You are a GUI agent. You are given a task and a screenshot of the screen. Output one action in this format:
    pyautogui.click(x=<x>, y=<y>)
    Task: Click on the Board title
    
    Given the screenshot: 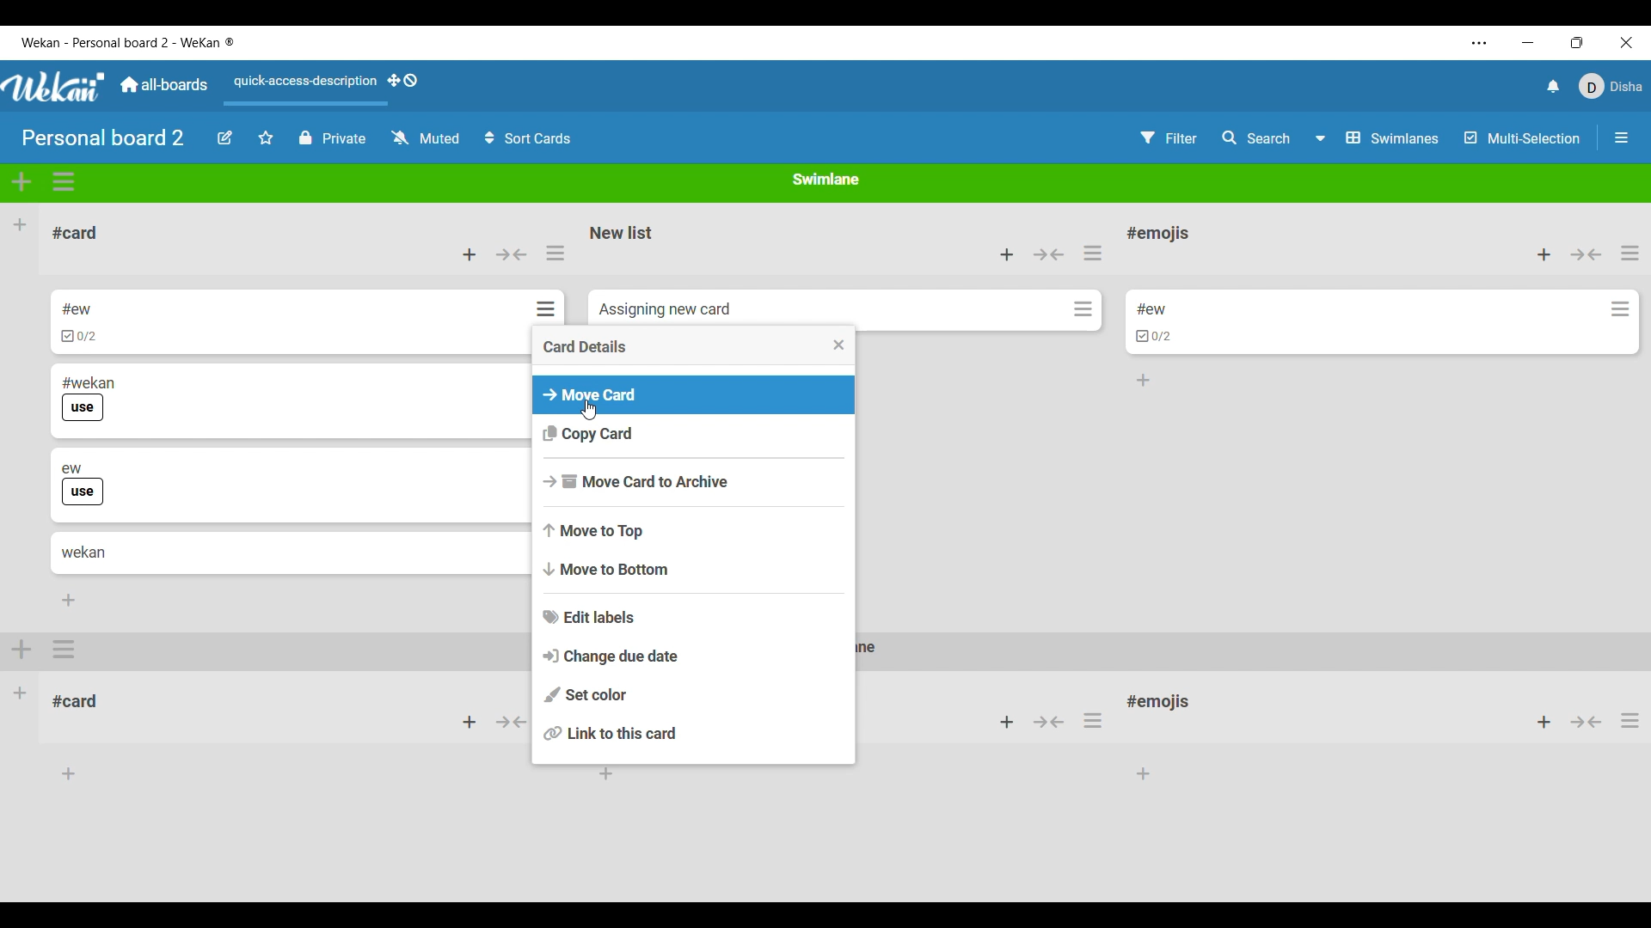 What is the action you would take?
    pyautogui.click(x=104, y=137)
    